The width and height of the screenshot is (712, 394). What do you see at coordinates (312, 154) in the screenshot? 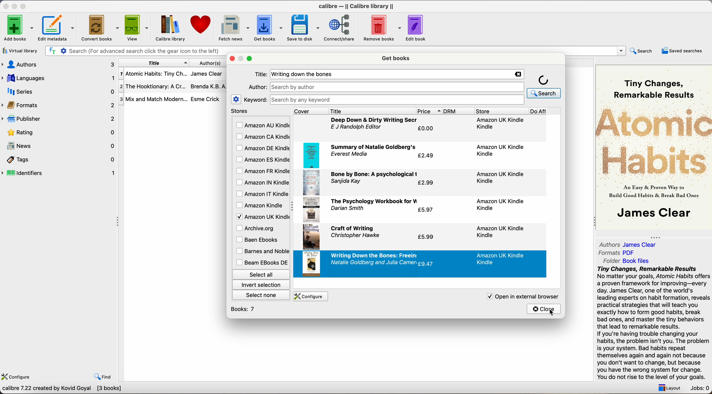
I see `Book icon` at bounding box center [312, 154].